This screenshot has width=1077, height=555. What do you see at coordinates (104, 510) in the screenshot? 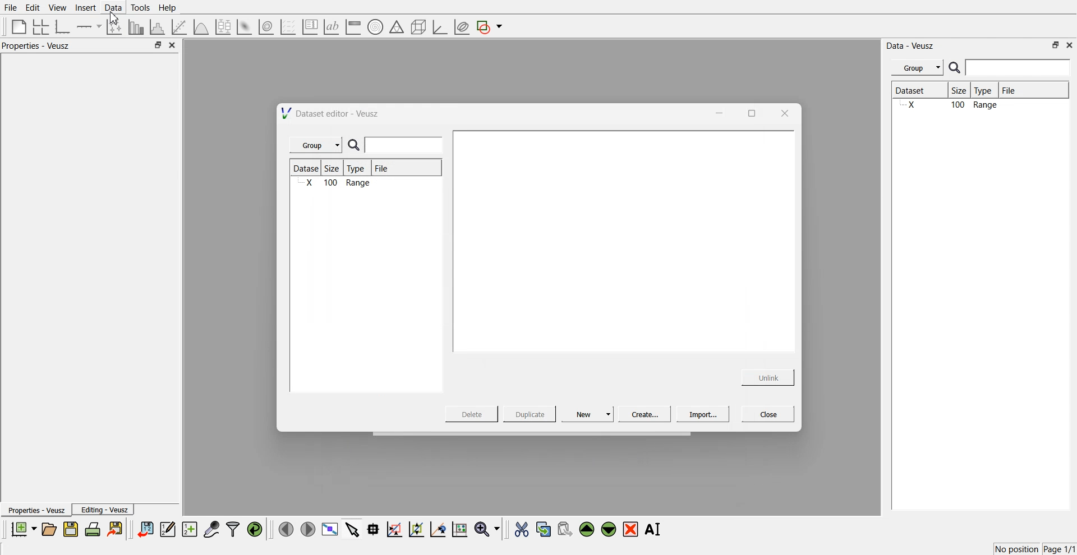
I see `Editing - Veusz` at bounding box center [104, 510].